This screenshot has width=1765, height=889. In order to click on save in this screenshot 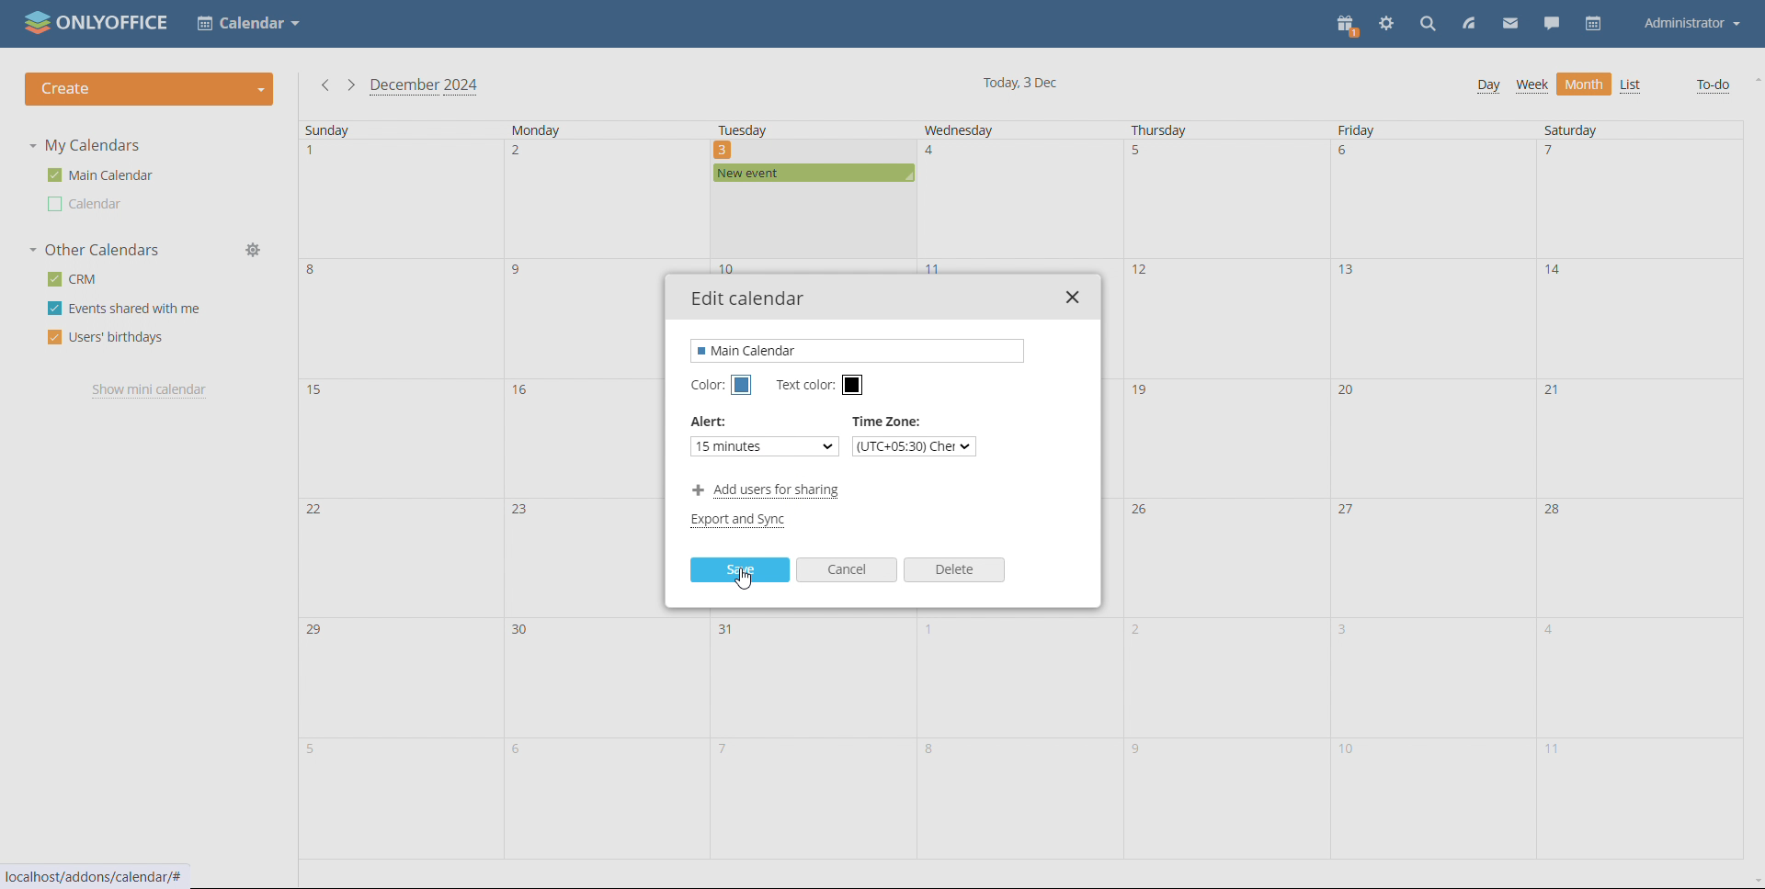, I will do `click(740, 569)`.